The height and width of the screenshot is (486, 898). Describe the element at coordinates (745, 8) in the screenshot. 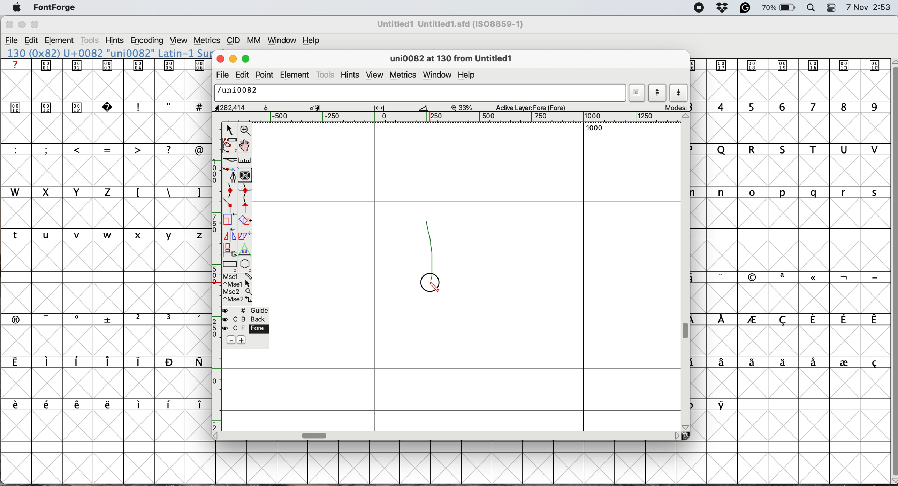

I see `grammarly` at that location.